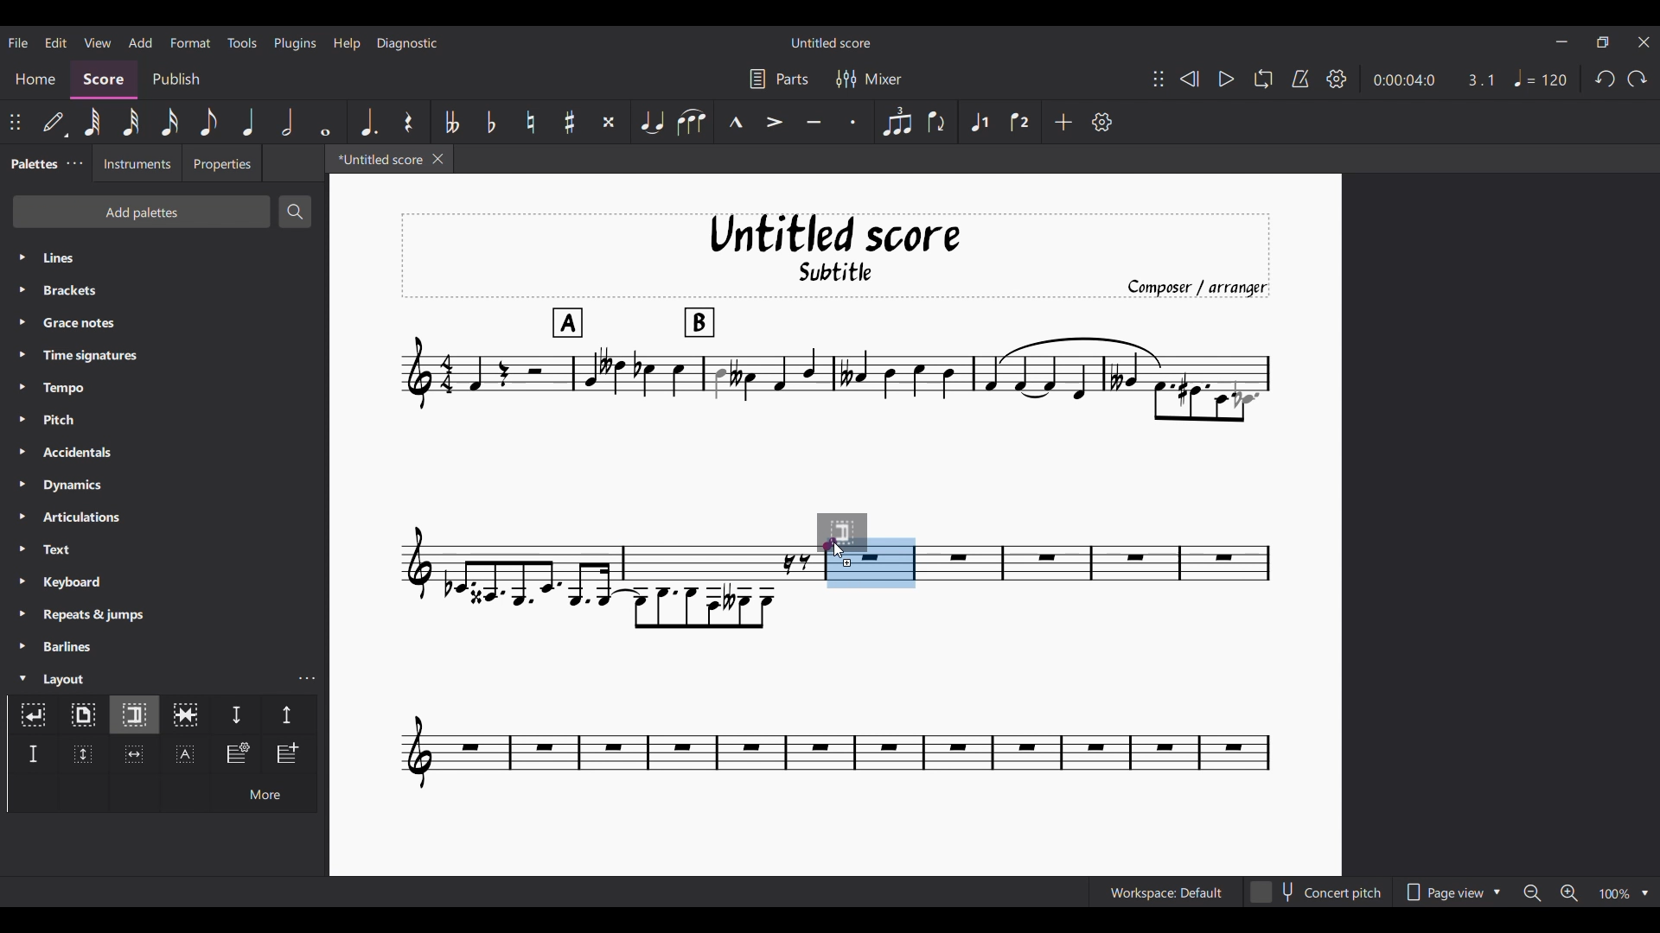 The height and width of the screenshot is (933, 1660). Describe the element at coordinates (33, 754) in the screenshot. I see `Staff spacer fixed down` at that location.